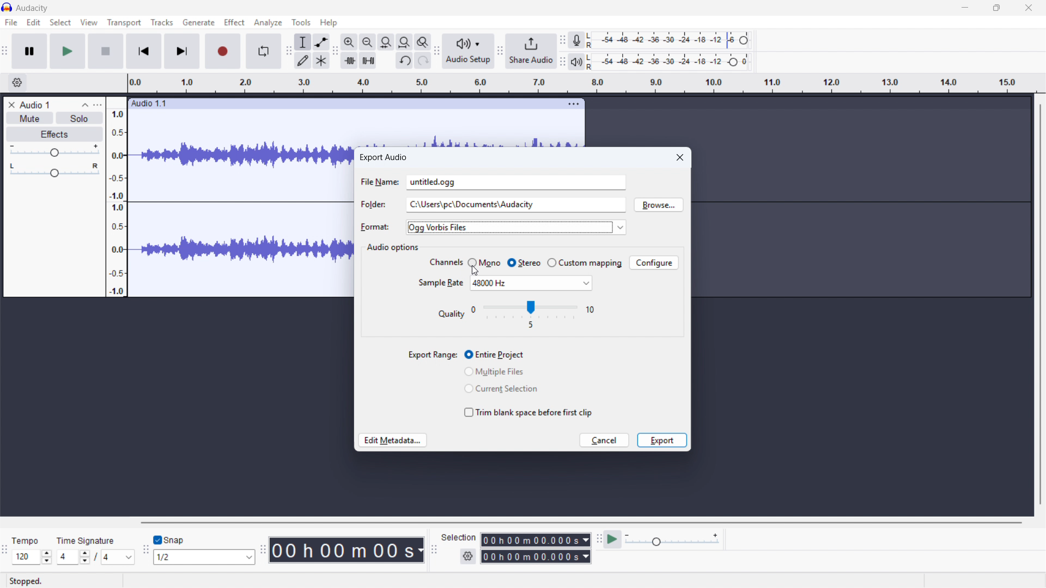 The image size is (1046, 588). Describe the element at coordinates (585, 263) in the screenshot. I see `Custom mapping ` at that location.